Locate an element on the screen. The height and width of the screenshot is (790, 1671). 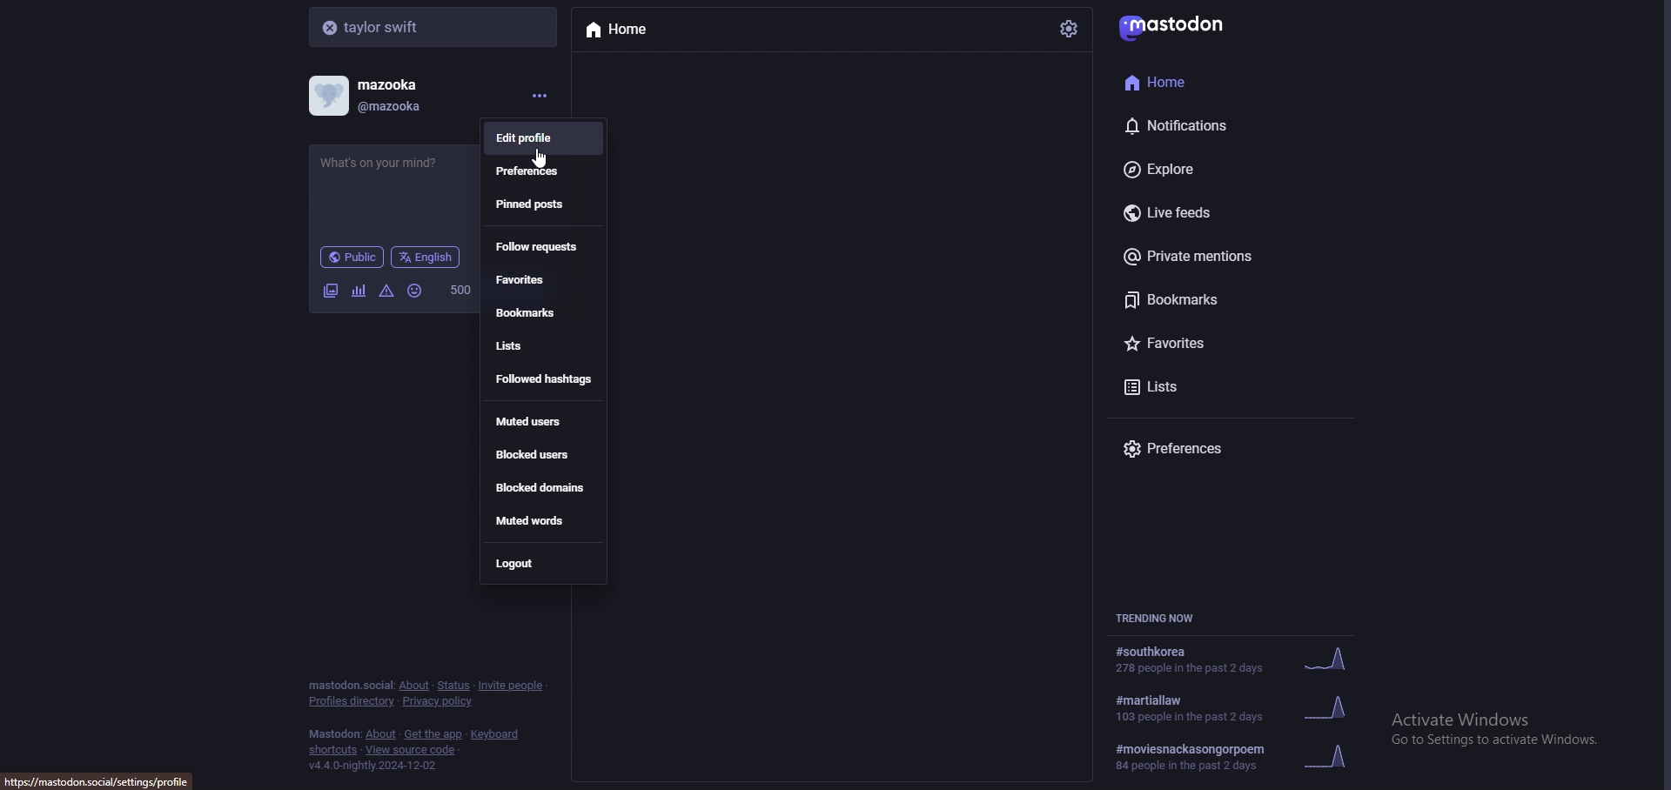
about is located at coordinates (381, 734).